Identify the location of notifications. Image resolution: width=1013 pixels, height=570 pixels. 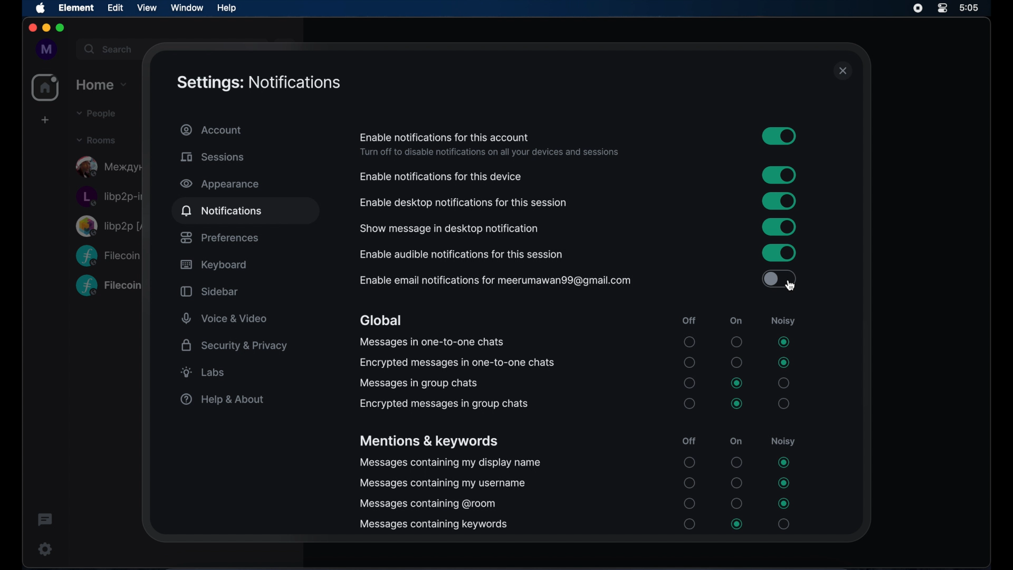
(221, 210).